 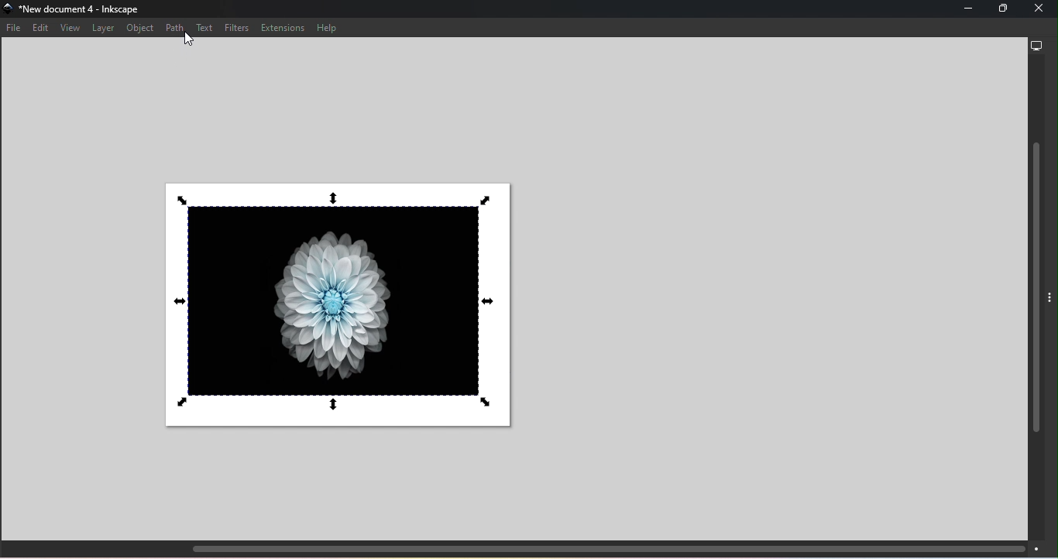 What do you see at coordinates (68, 28) in the screenshot?
I see `View` at bounding box center [68, 28].